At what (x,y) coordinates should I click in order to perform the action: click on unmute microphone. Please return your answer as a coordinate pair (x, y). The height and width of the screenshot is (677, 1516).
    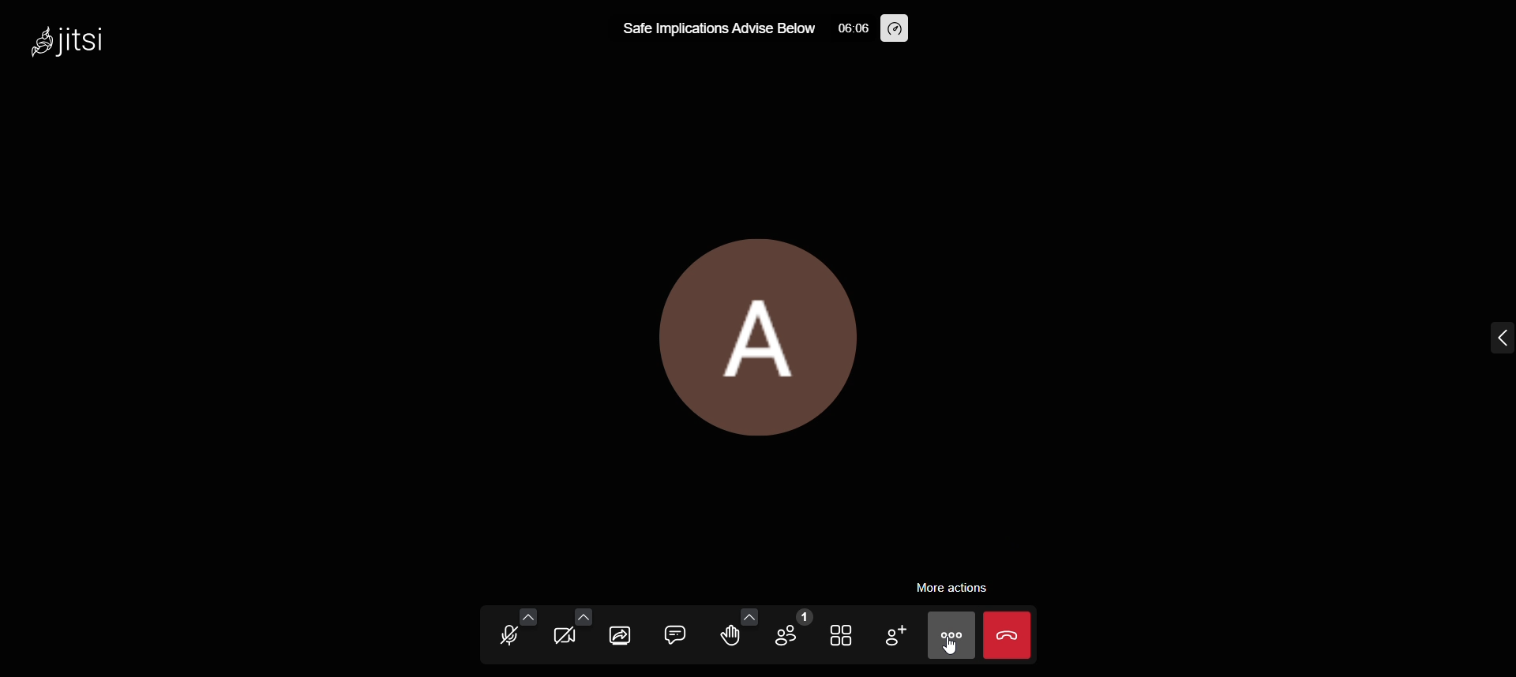
    Looking at the image, I should click on (509, 634).